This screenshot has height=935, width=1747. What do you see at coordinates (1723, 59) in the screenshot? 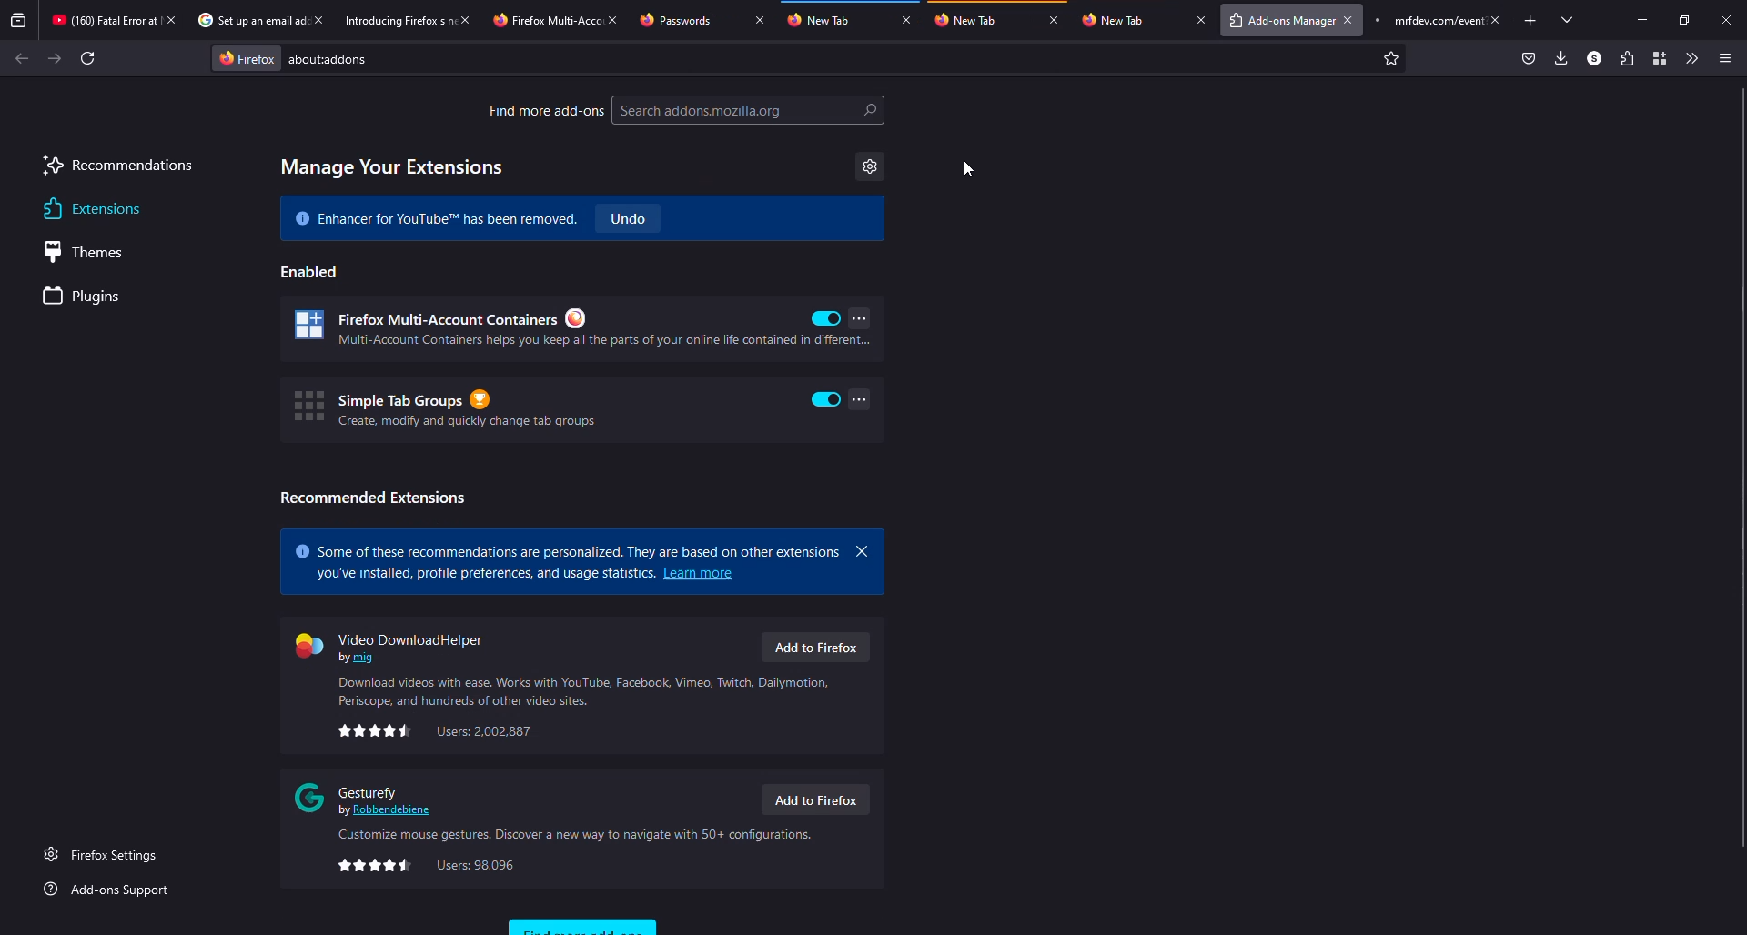
I see `menu` at bounding box center [1723, 59].